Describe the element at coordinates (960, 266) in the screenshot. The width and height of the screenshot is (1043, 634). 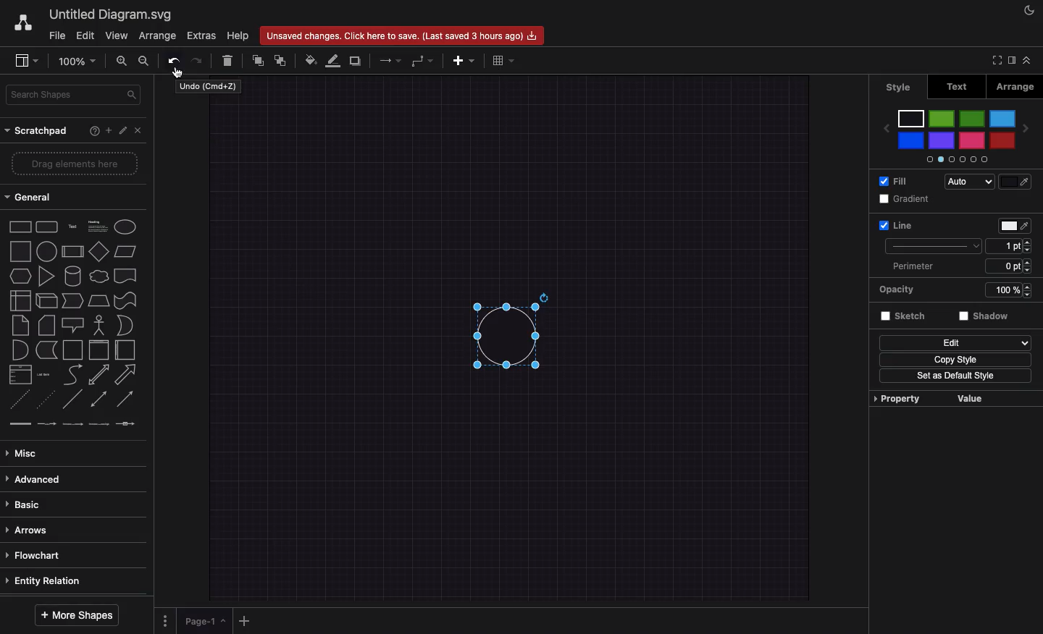
I see `Perimeter` at that location.